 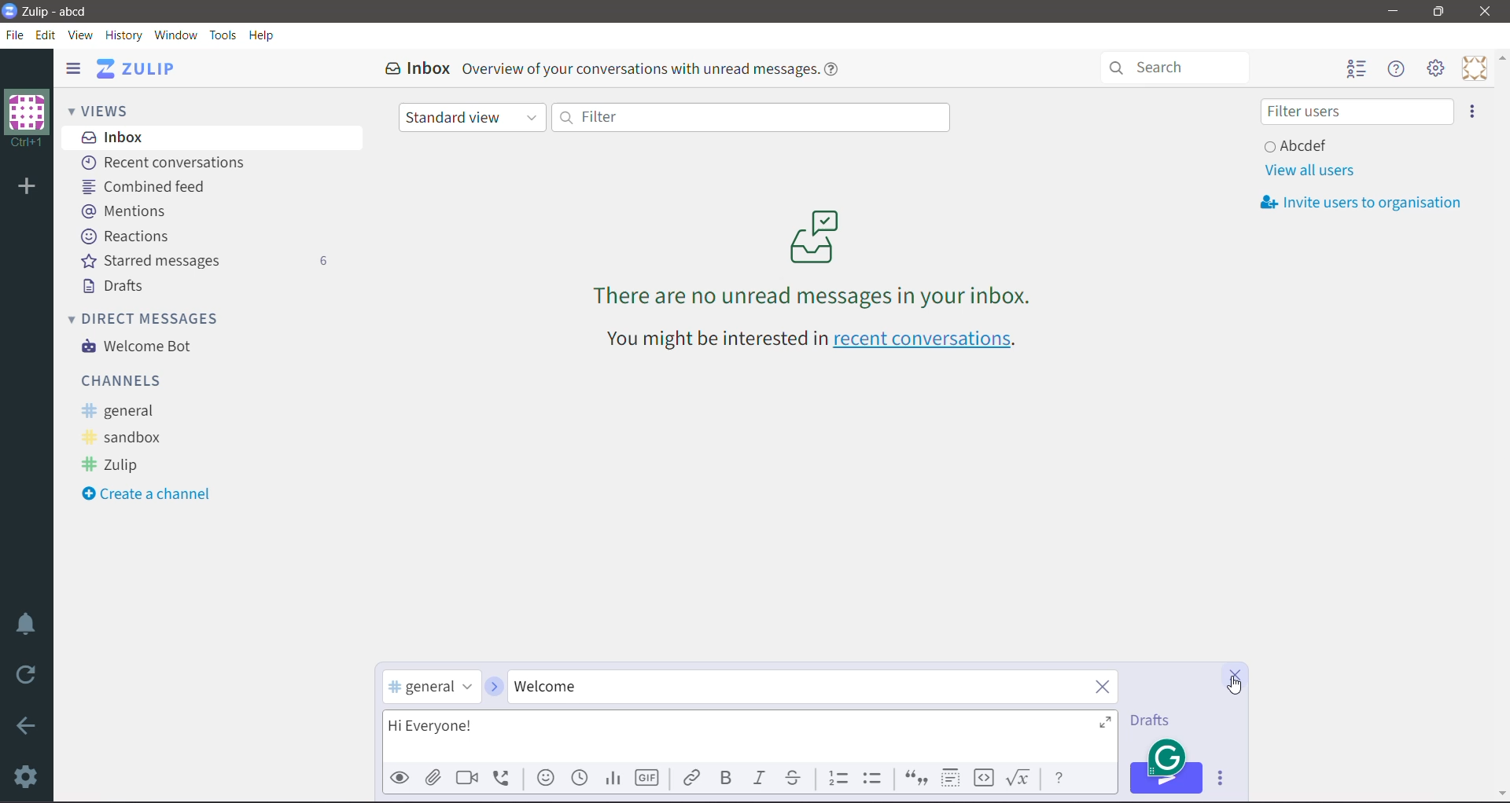 What do you see at coordinates (816, 341) in the screenshot?
I see `You might be interested in recent conversations - Click link to open recent conversations` at bounding box center [816, 341].